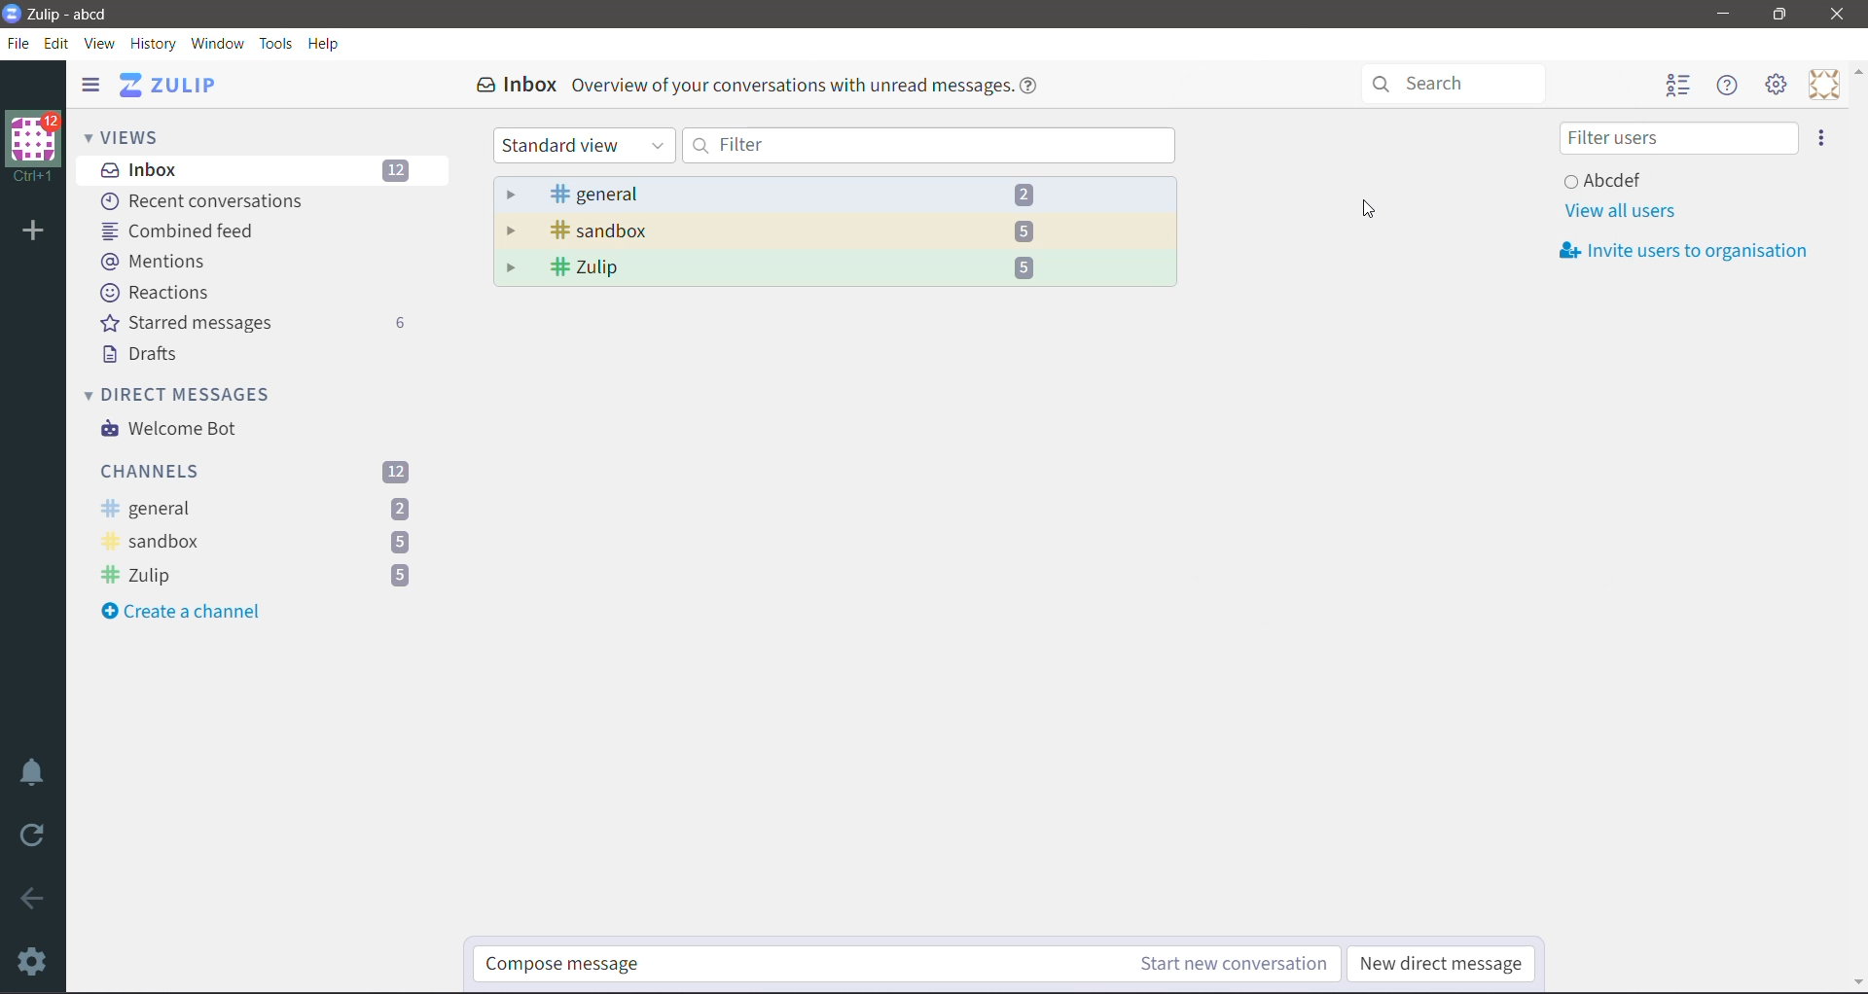 The width and height of the screenshot is (1868, 994). Describe the element at coordinates (262, 170) in the screenshot. I see `Inbox` at that location.